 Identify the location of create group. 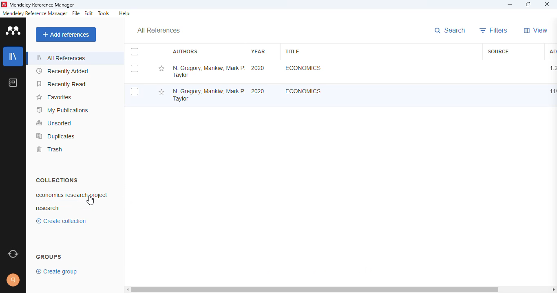
(57, 271).